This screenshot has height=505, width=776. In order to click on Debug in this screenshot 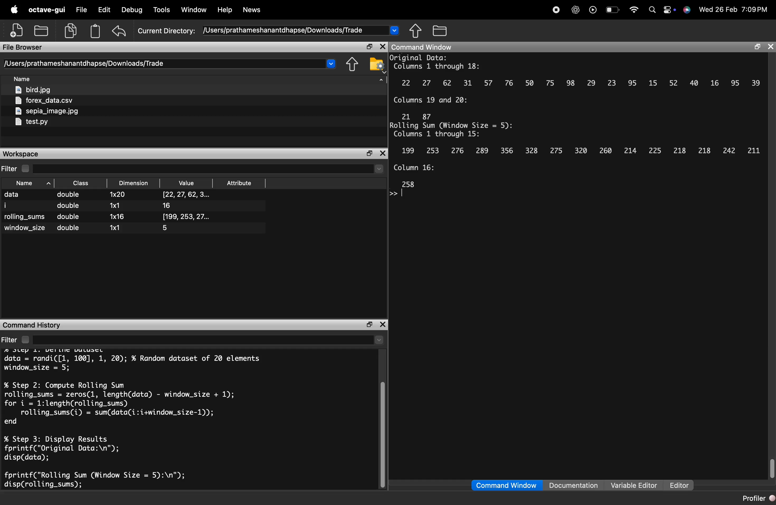, I will do `click(132, 10)`.